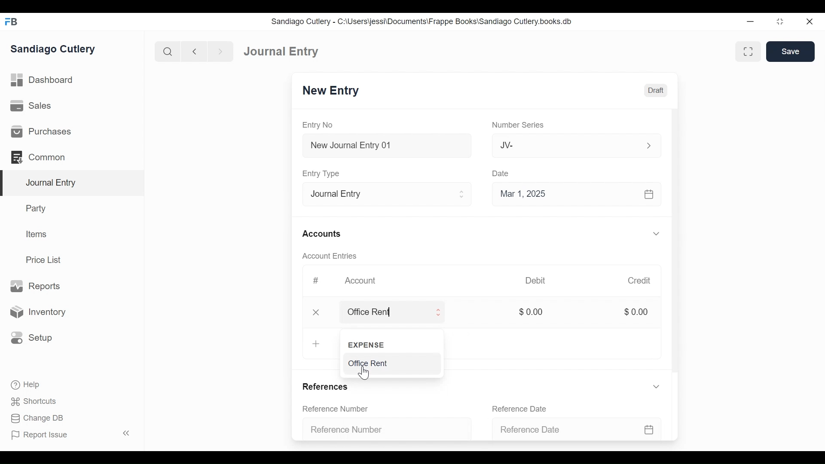  Describe the element at coordinates (217, 50) in the screenshot. I see `next` at that location.